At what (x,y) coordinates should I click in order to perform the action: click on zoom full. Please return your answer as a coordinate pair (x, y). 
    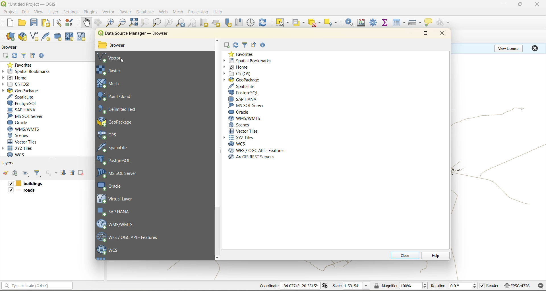
    Looking at the image, I should click on (133, 22).